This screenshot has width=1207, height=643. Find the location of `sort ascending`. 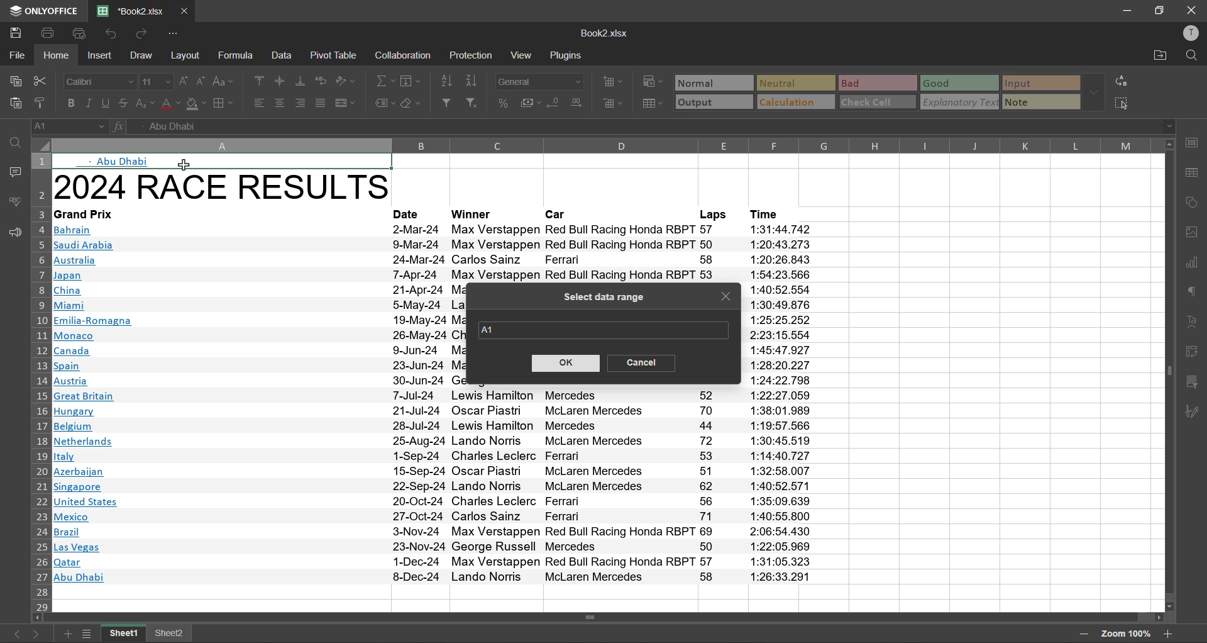

sort ascending is located at coordinates (447, 83).